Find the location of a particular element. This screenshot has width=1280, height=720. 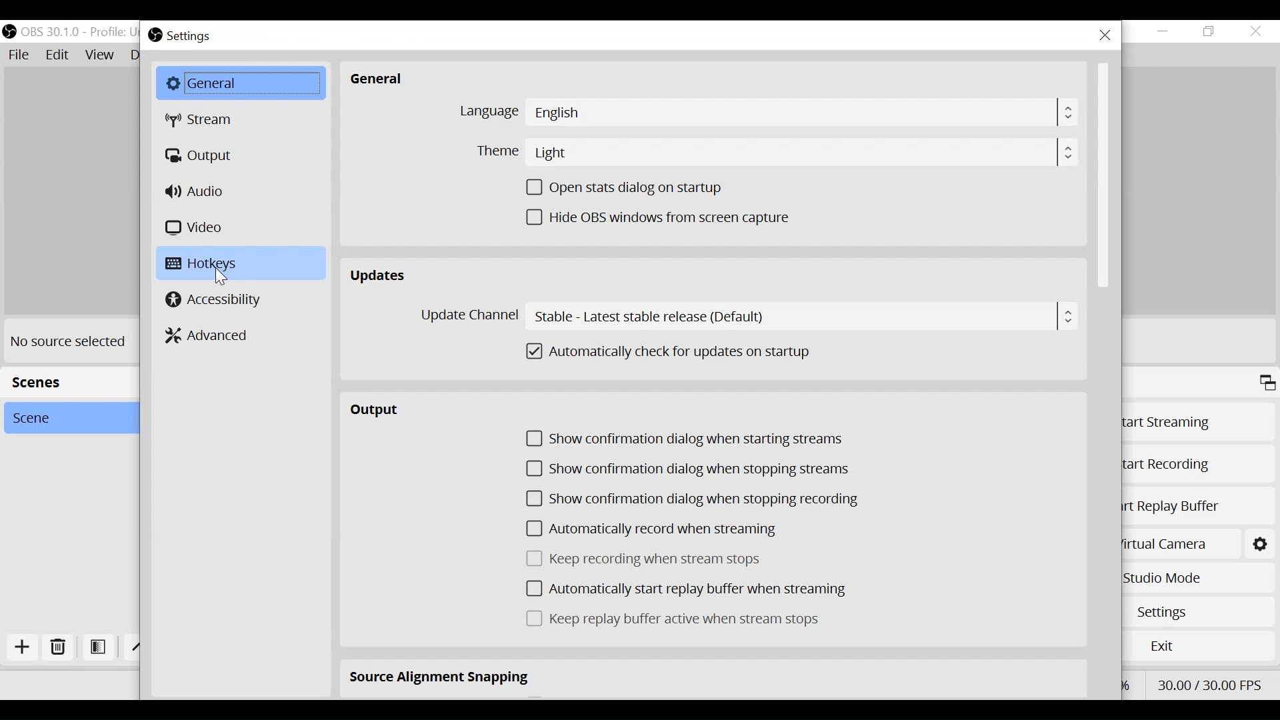

Updates is located at coordinates (379, 276).